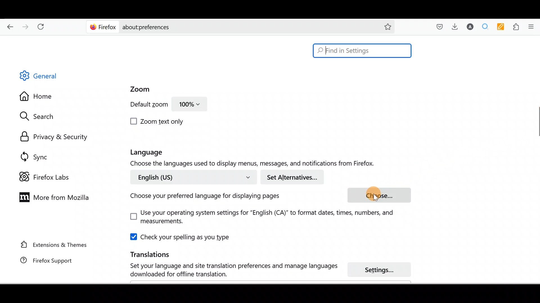  Describe the element at coordinates (203, 197) in the screenshot. I see `Choose your preferred language for displaying pages` at that location.